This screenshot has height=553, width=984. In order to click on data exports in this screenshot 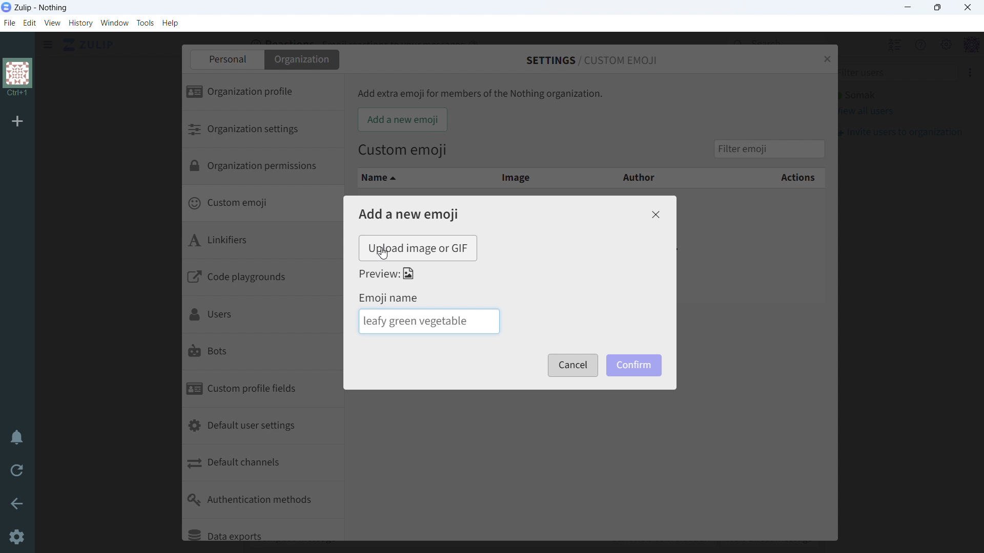, I will do `click(262, 530)`.